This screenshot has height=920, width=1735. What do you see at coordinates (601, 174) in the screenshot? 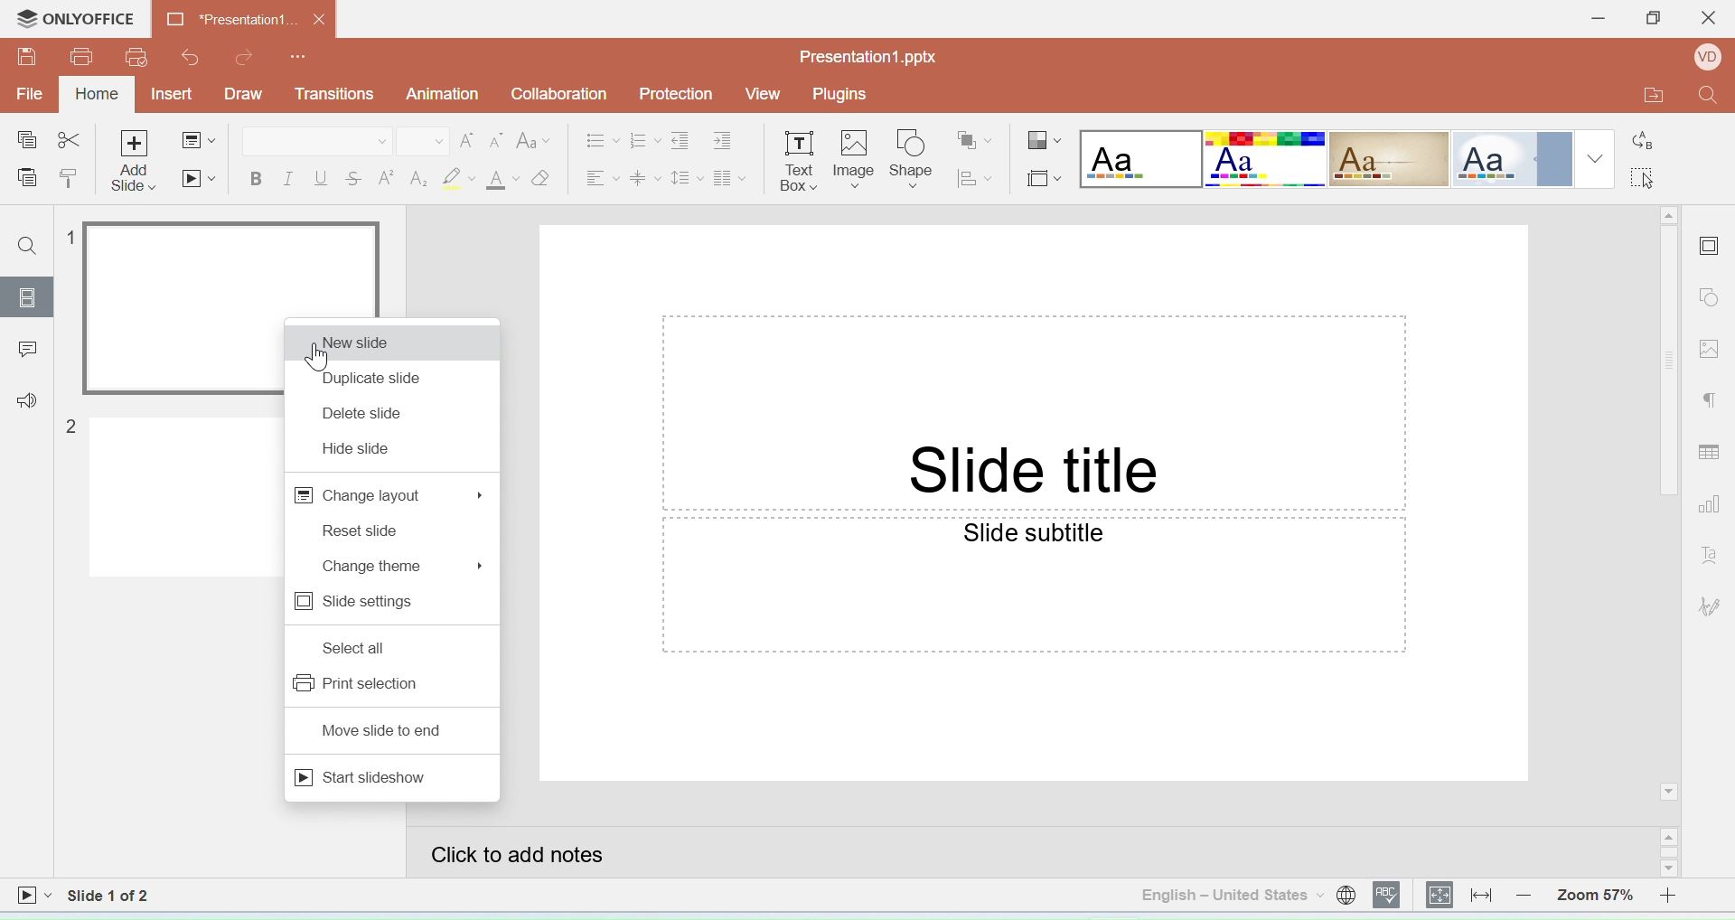
I see `Horizontal align` at bounding box center [601, 174].